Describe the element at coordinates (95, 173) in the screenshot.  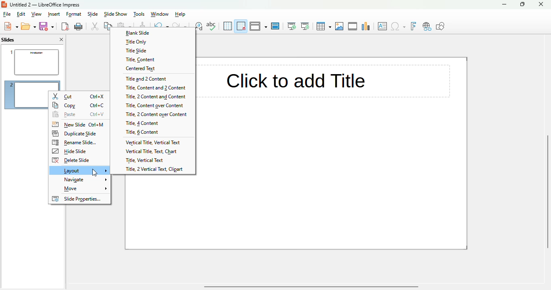
I see `cursor` at that location.